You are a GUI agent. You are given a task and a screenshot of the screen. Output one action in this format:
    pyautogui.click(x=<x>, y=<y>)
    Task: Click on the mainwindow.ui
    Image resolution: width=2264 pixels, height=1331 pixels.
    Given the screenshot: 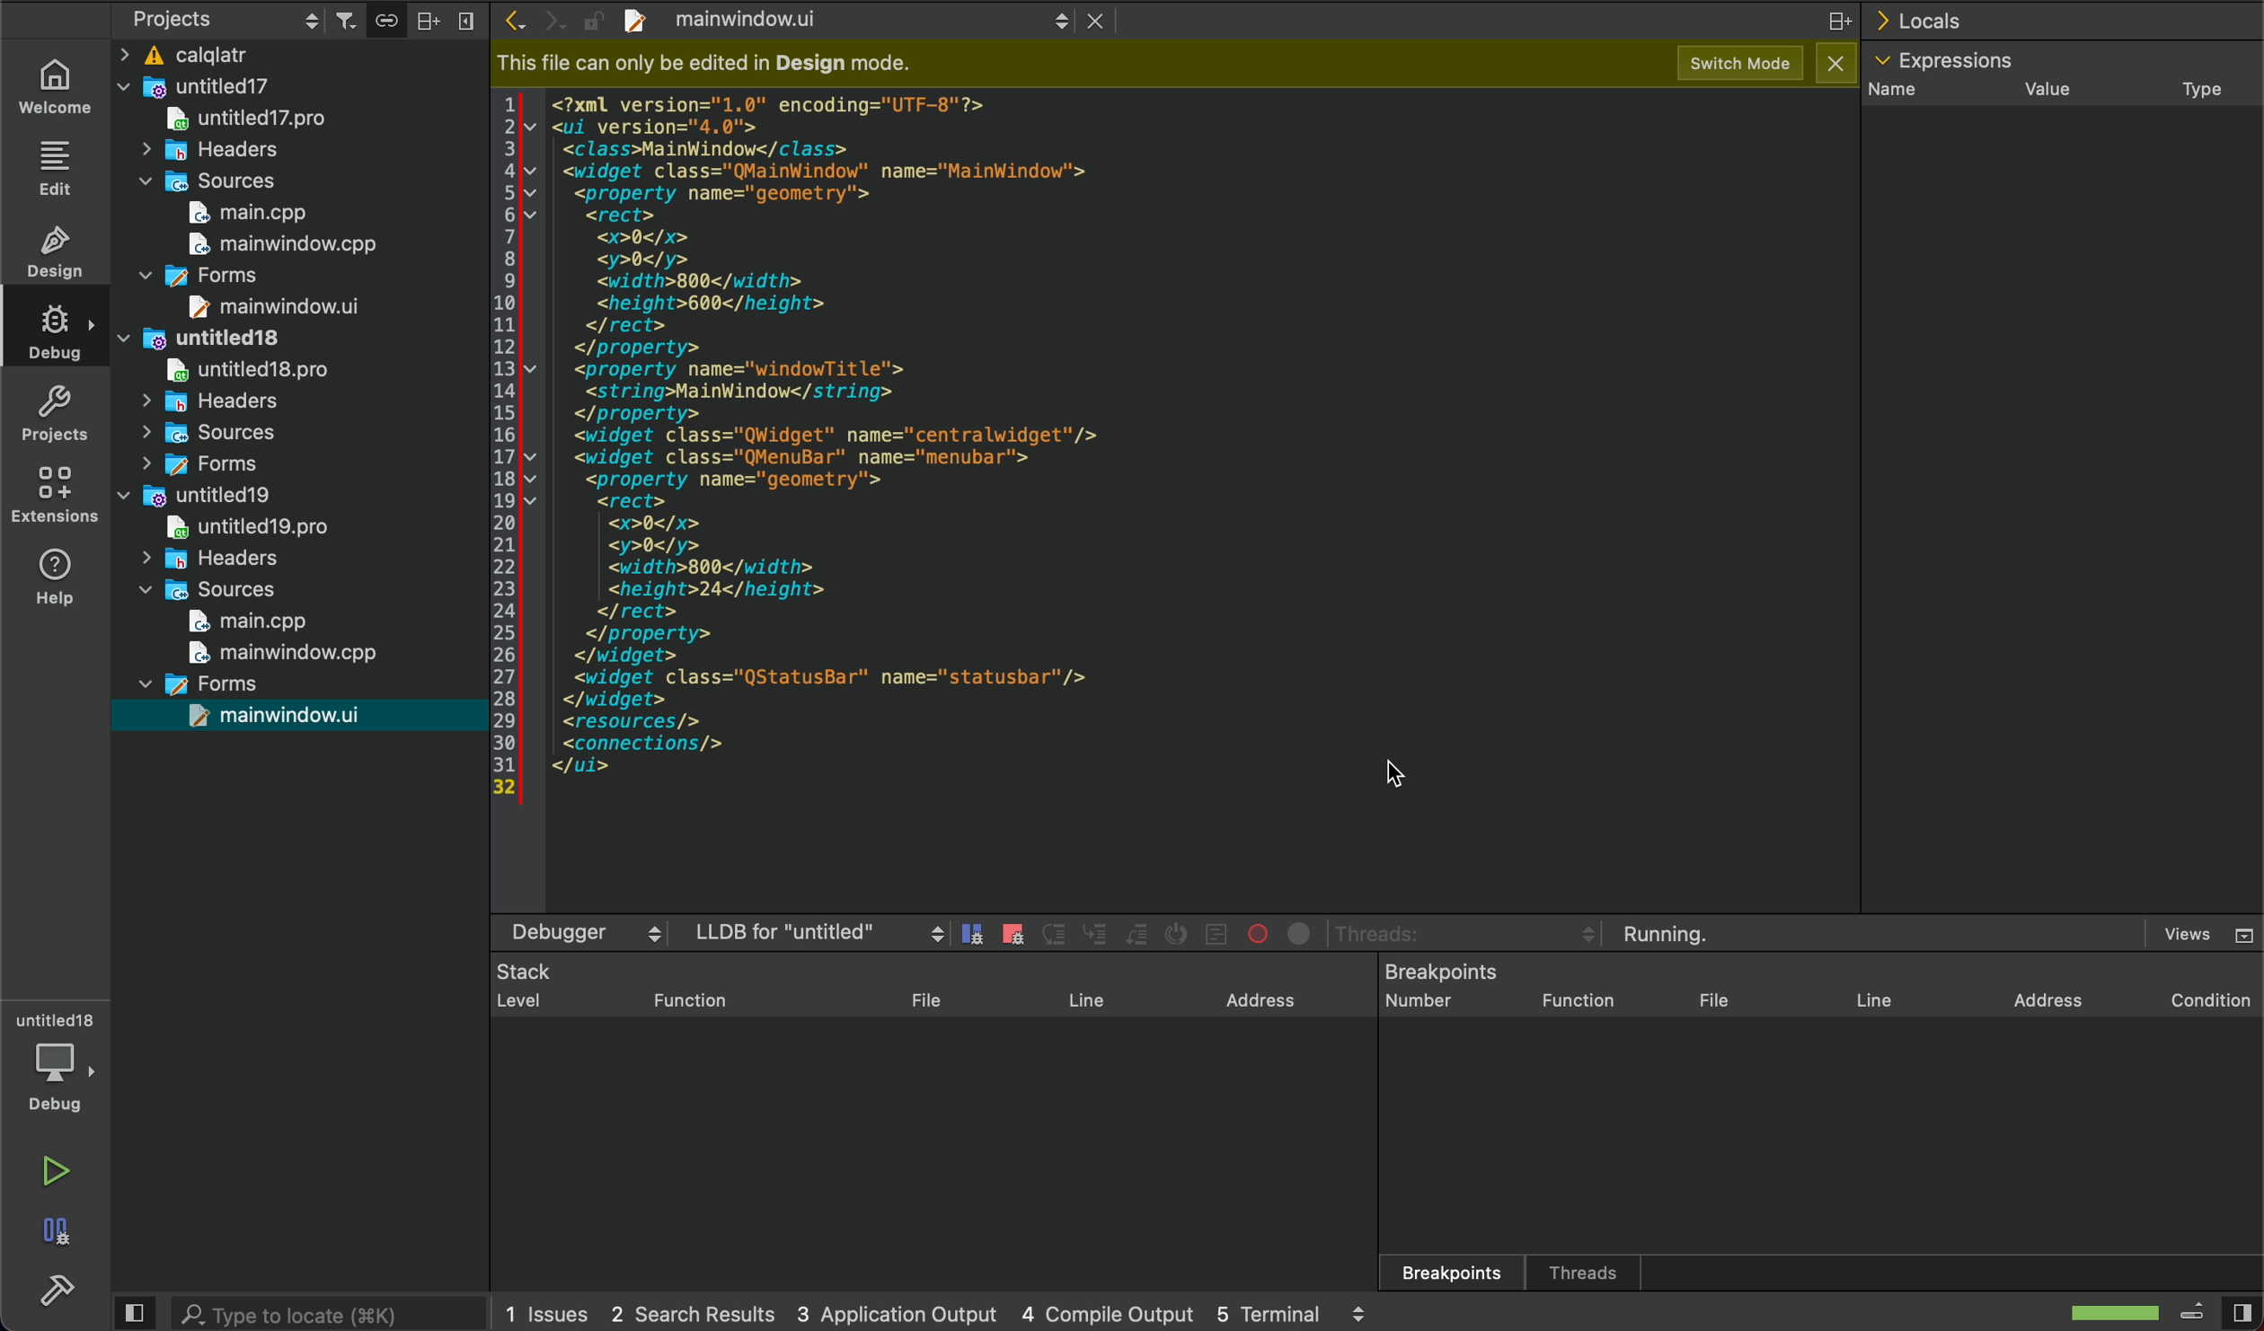 What is the action you would take?
    pyautogui.click(x=285, y=714)
    